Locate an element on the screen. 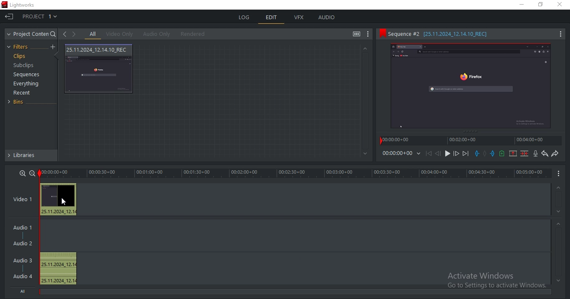 The height and width of the screenshot is (299, 570). zoom out is located at coordinates (31, 173).